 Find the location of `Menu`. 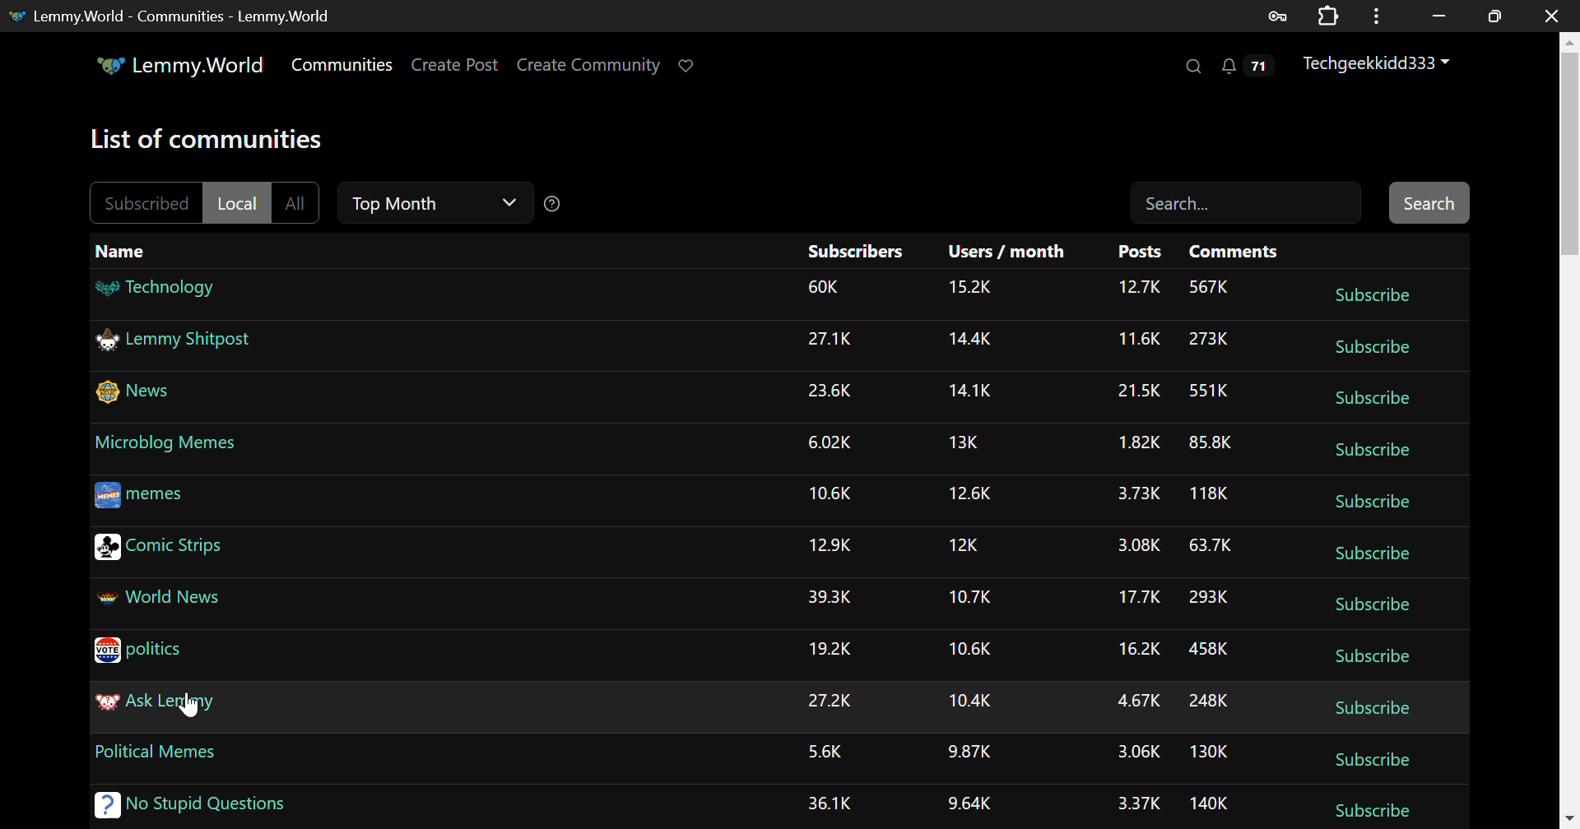

Menu is located at coordinates (1377, 16).